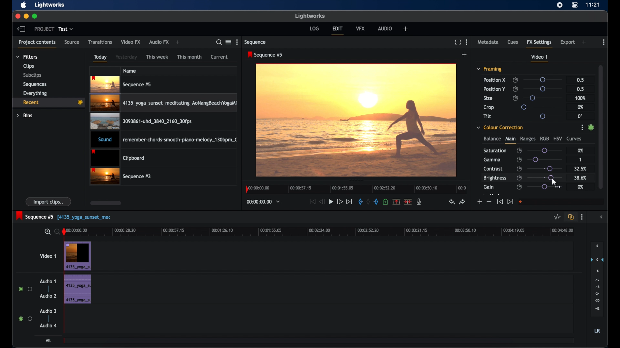 The image size is (620, 348). Describe the element at coordinates (513, 43) in the screenshot. I see `cues` at that location.